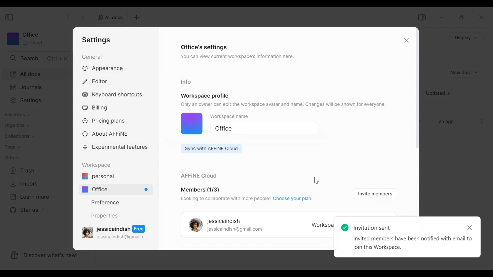 This screenshot has height=277, width=493. I want to click on Workspace icon, so click(24, 38).